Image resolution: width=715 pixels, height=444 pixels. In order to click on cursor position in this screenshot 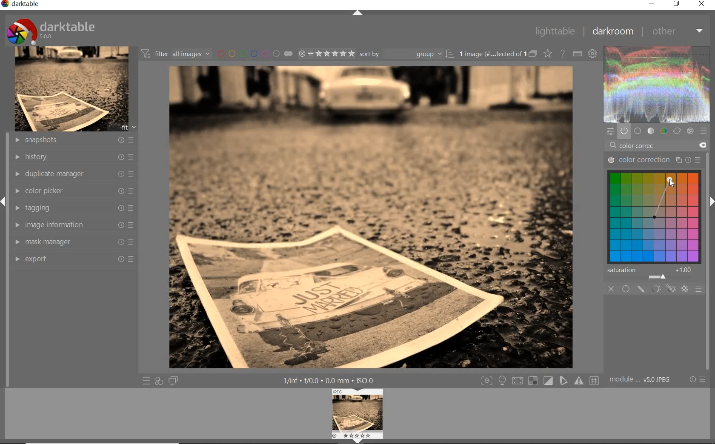, I will do `click(670, 180)`.